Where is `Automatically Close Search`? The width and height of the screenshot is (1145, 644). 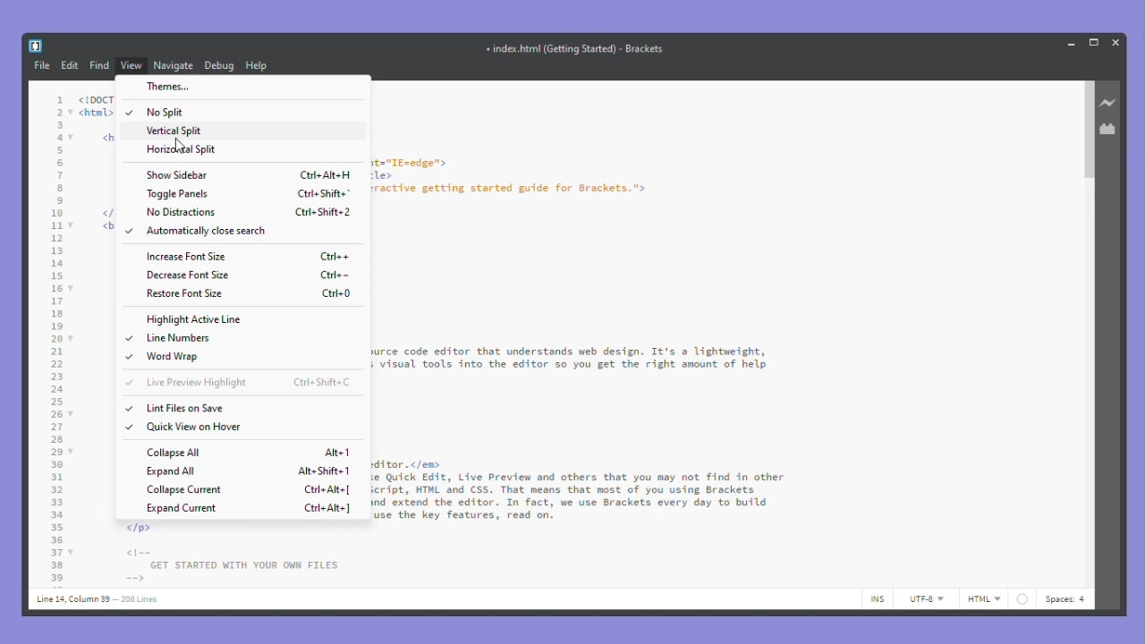 Automatically Close Search is located at coordinates (196, 233).